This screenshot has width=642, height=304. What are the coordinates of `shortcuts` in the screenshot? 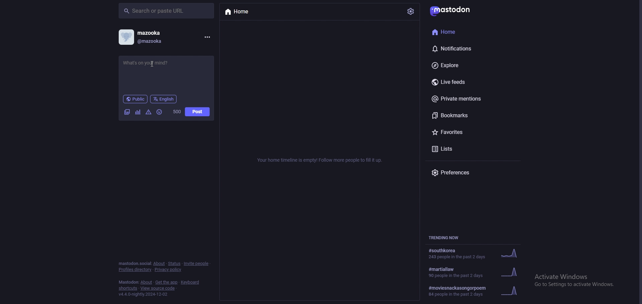 It's located at (127, 289).